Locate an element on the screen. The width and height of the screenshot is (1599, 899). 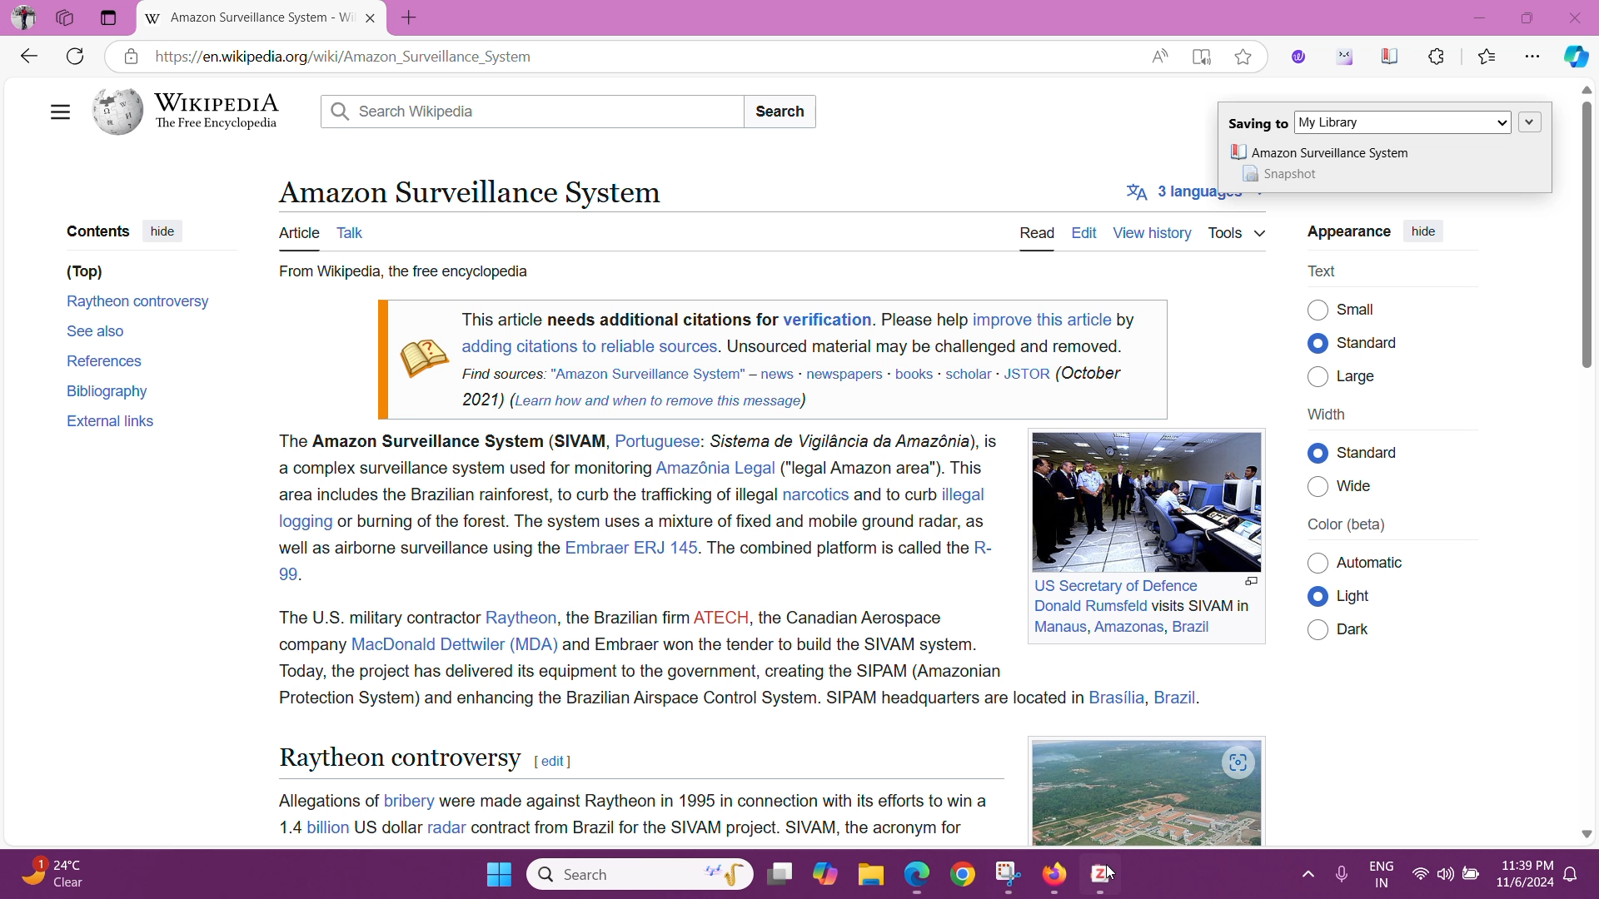
The Amazon Surveillance System (SIVAM, is located at coordinates (441, 443).